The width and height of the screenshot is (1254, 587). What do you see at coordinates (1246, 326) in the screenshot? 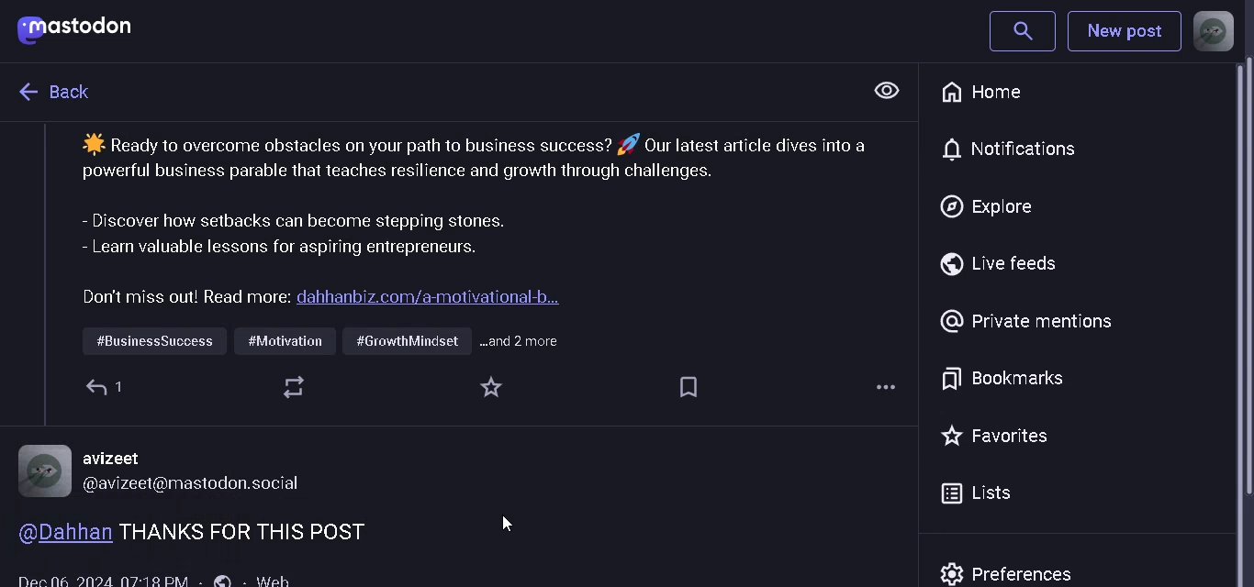
I see `Scrollbar` at bounding box center [1246, 326].